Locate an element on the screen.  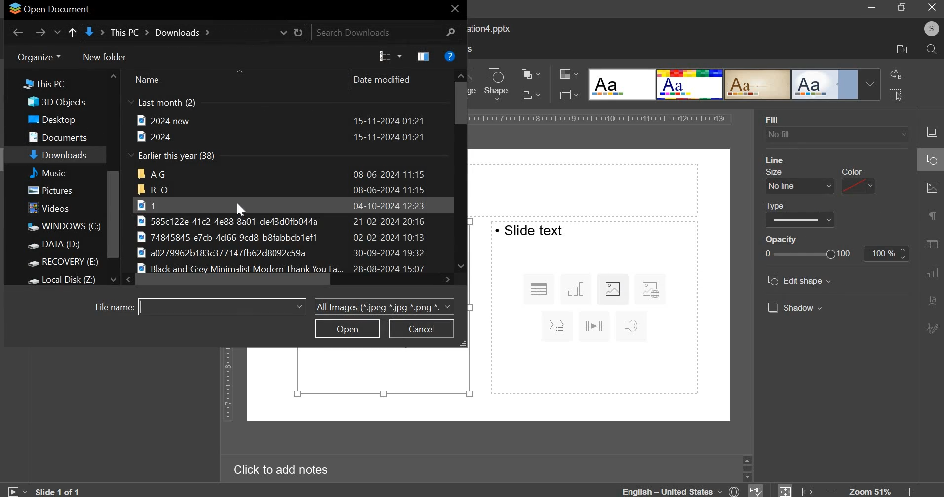
edit shape is located at coordinates (800, 281).